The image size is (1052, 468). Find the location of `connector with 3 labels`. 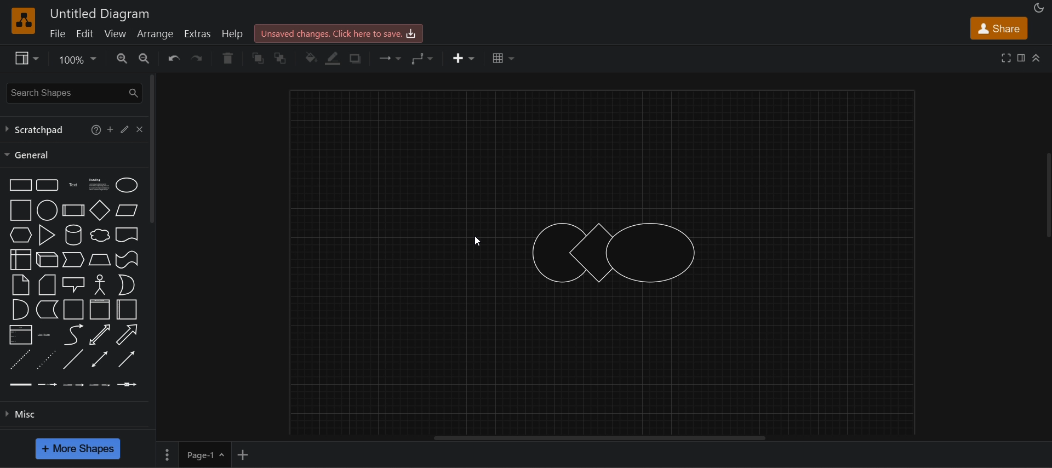

connector with 3 labels is located at coordinates (100, 384).